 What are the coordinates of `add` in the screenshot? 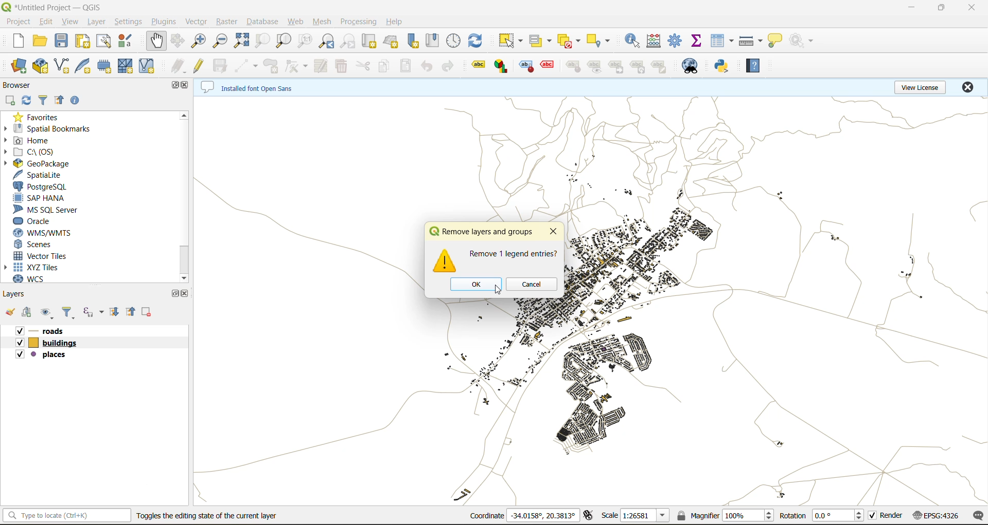 It's located at (28, 314).